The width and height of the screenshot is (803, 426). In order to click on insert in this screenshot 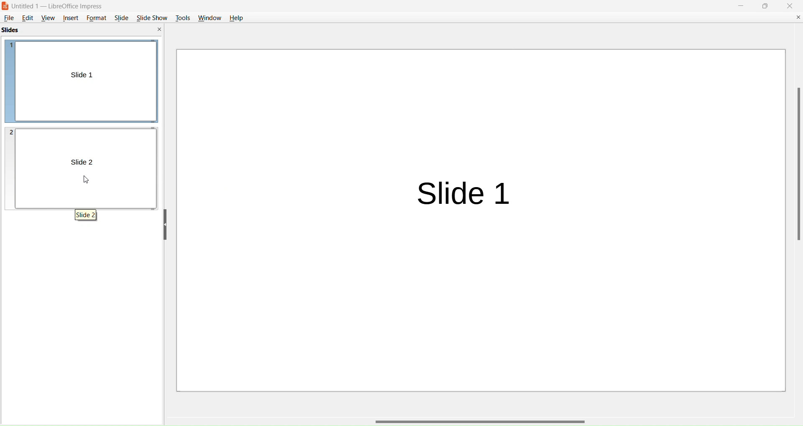, I will do `click(71, 19)`.